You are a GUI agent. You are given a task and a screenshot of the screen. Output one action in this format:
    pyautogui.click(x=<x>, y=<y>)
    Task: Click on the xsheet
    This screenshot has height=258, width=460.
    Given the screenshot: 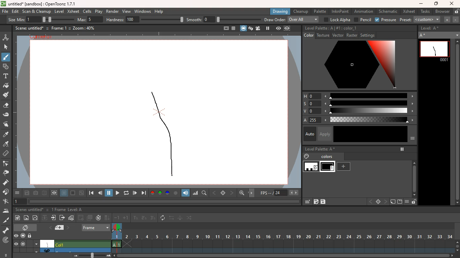 What is the action you would take?
    pyautogui.click(x=409, y=12)
    